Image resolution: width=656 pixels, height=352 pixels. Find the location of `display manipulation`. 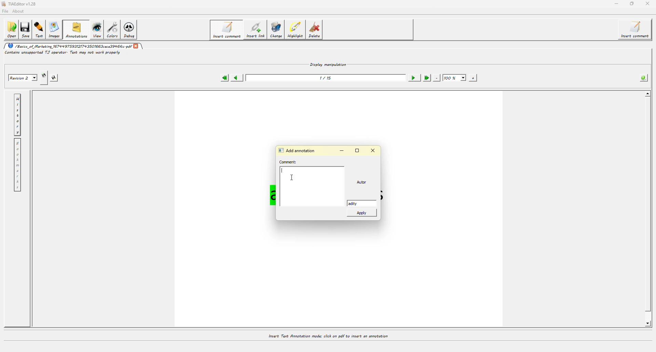

display manipulation is located at coordinates (328, 64).